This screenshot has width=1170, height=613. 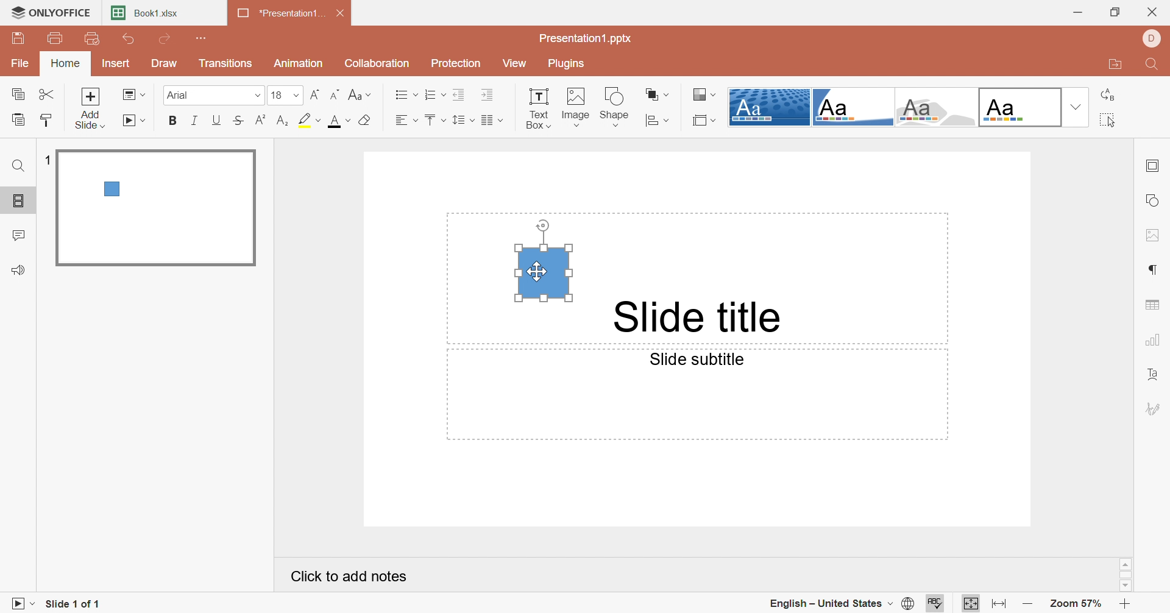 What do you see at coordinates (55, 13) in the screenshot?
I see `ONLYOFFICE` at bounding box center [55, 13].